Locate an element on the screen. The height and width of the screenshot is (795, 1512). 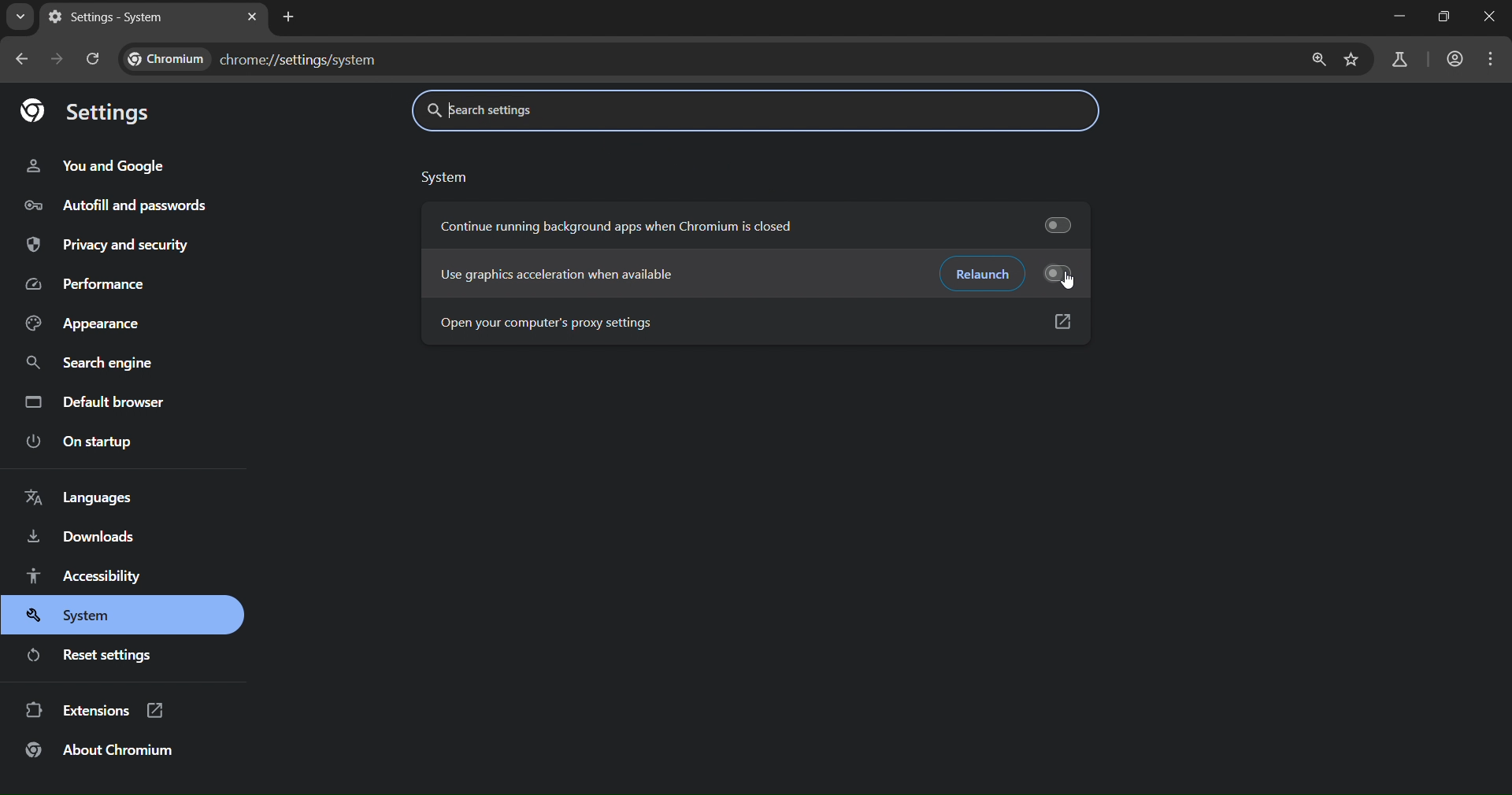
appearance is located at coordinates (83, 321).